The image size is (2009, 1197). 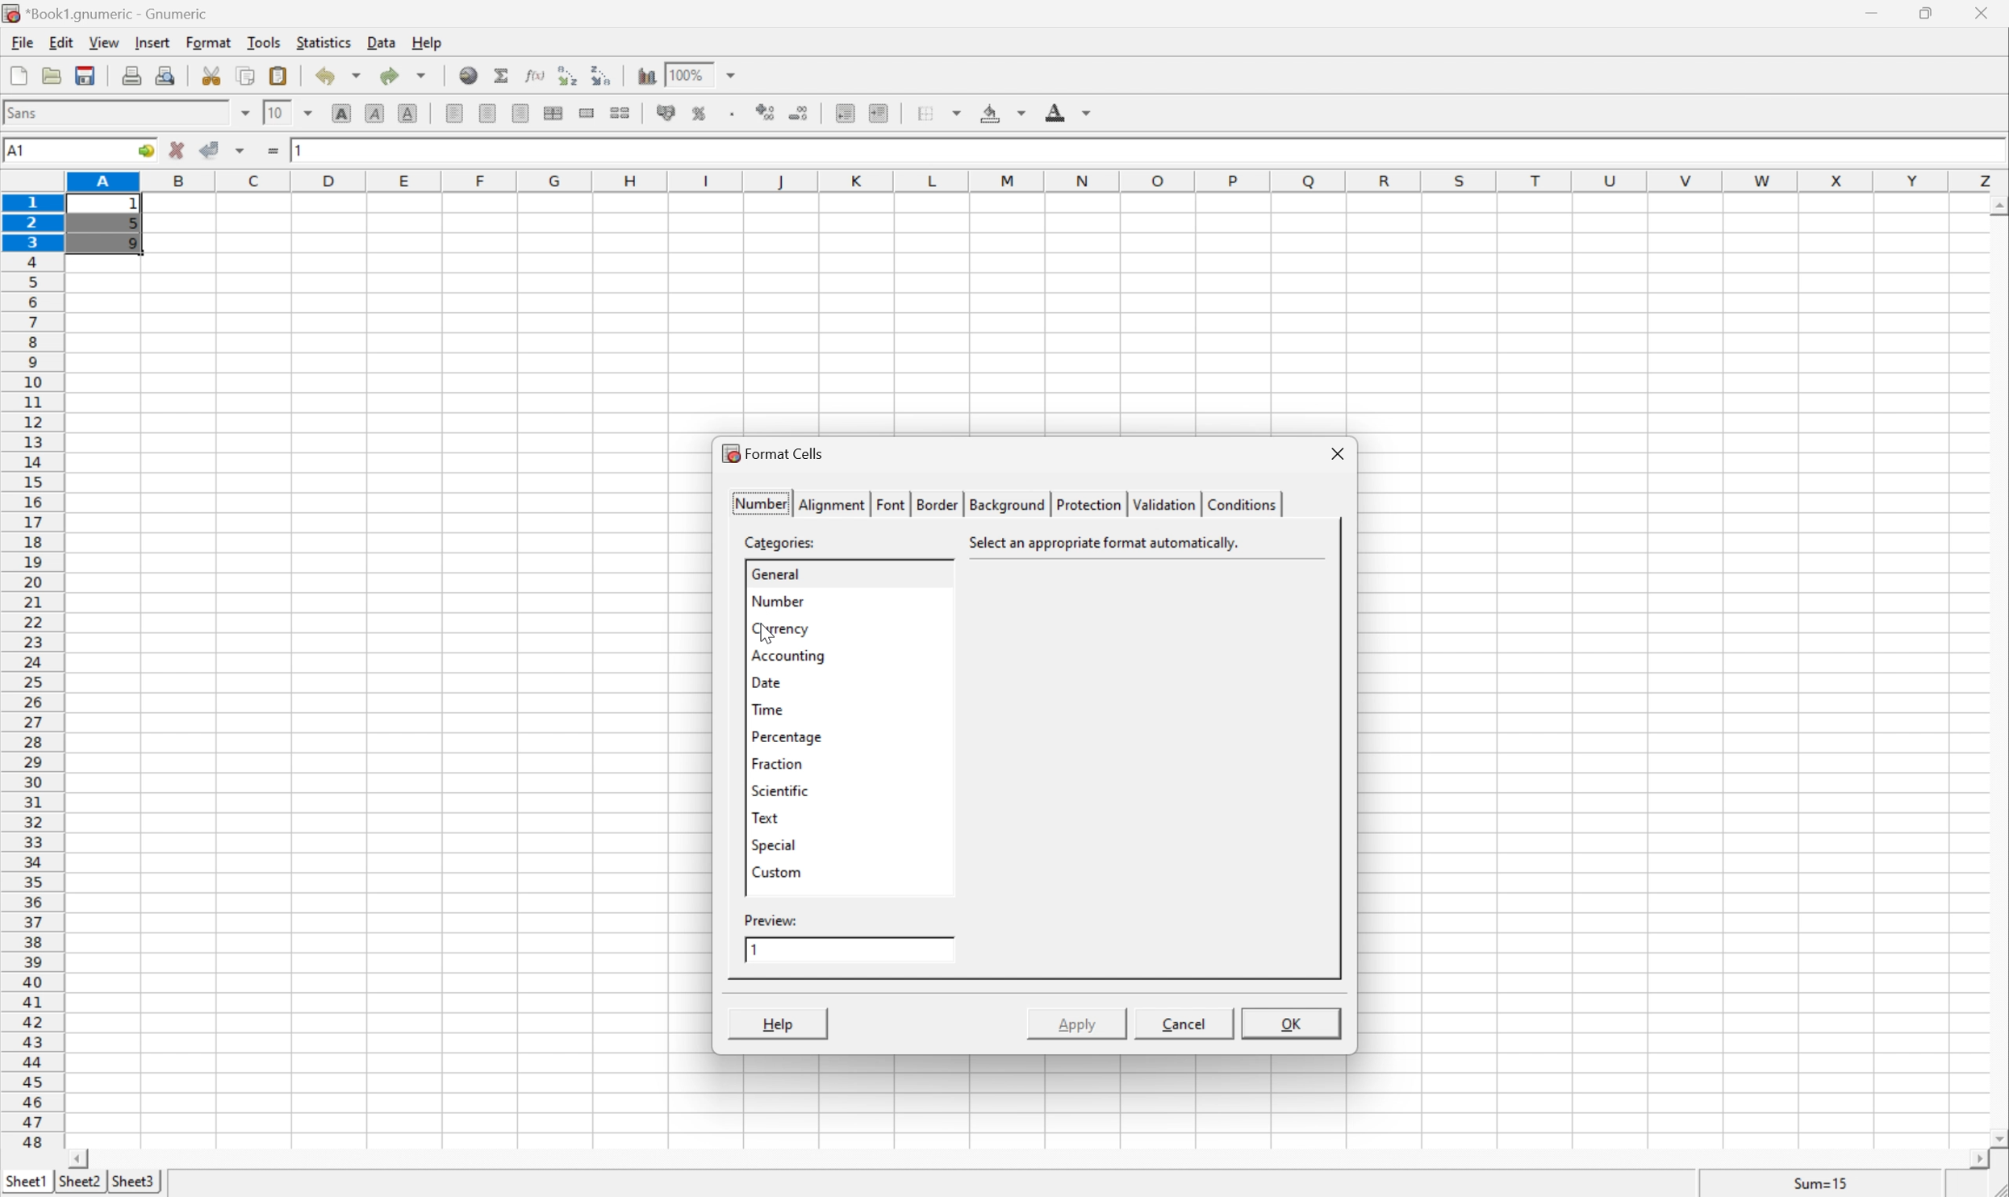 What do you see at coordinates (456, 113) in the screenshot?
I see `align left` at bounding box center [456, 113].